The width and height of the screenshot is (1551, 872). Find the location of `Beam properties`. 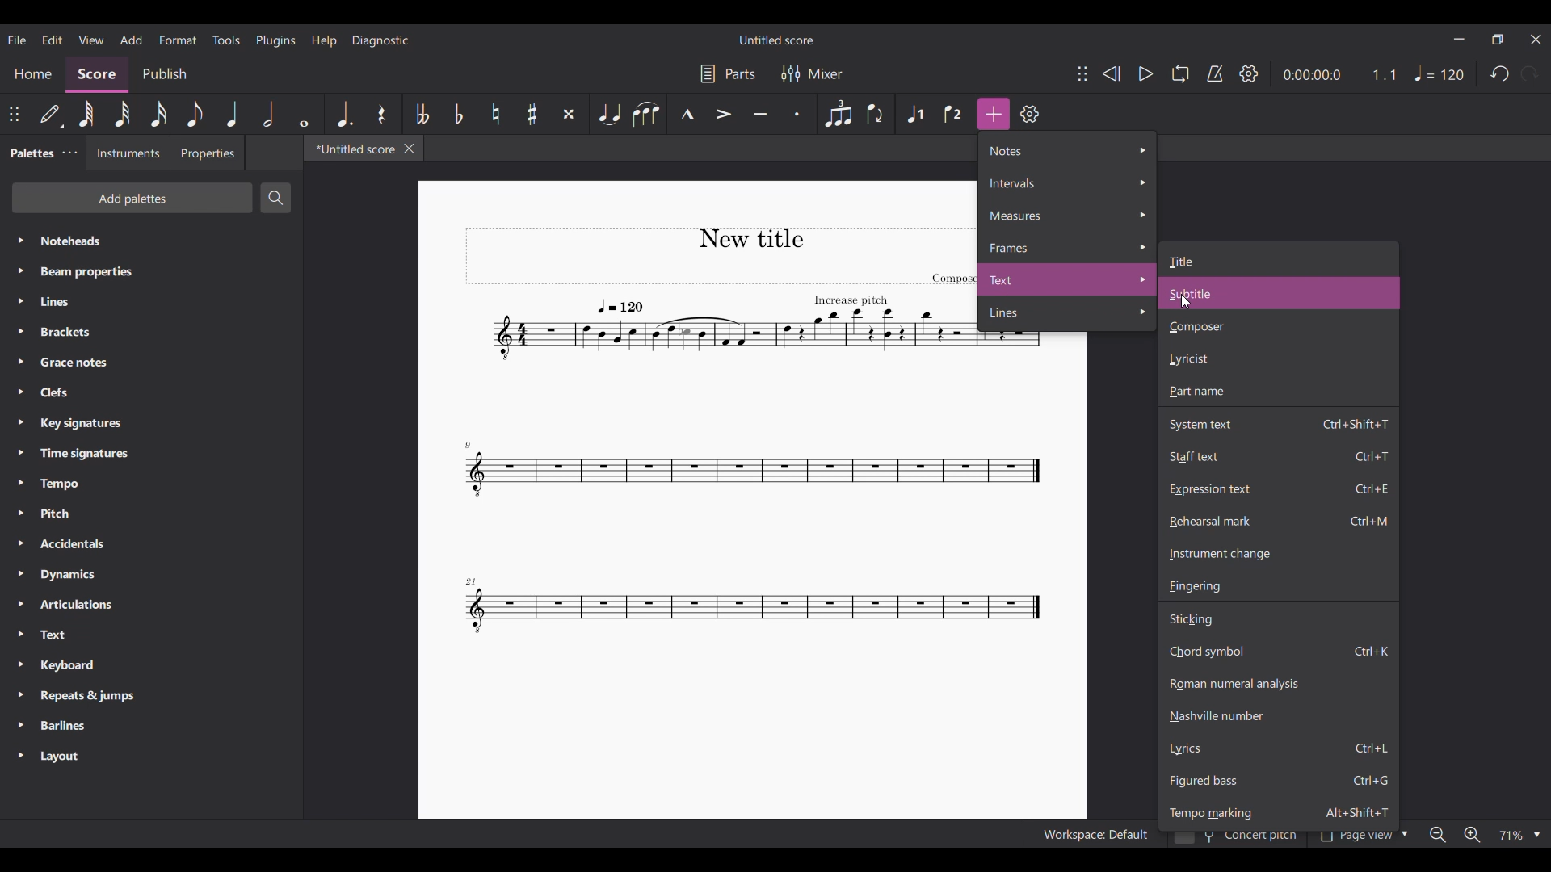

Beam properties is located at coordinates (150, 271).